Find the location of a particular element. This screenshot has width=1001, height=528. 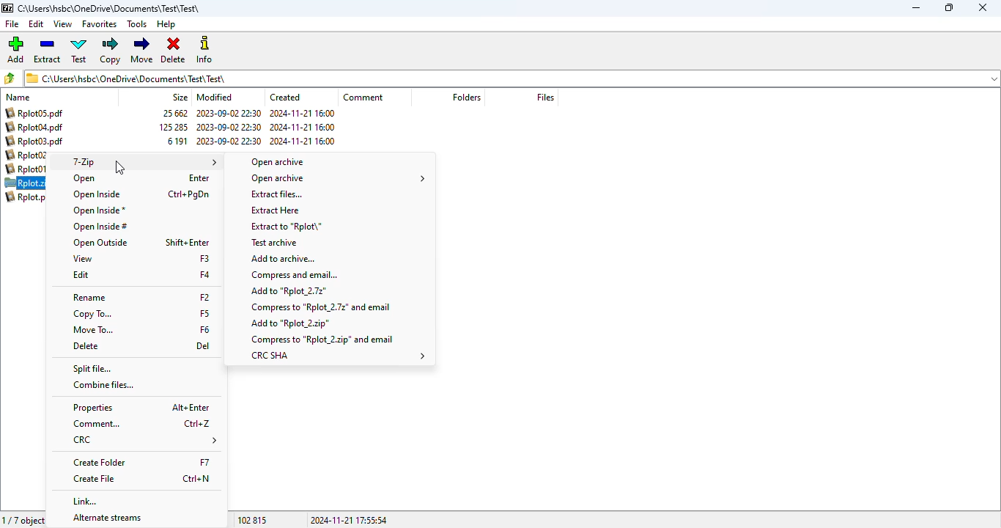

compress and email is located at coordinates (294, 274).